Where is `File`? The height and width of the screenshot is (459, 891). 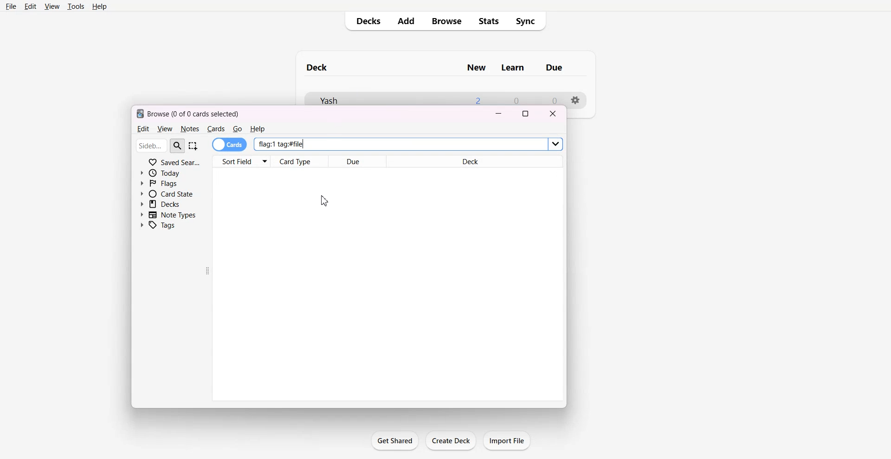 File is located at coordinates (12, 6).